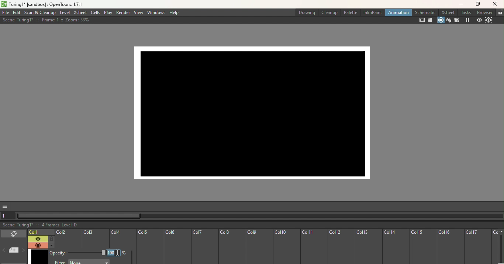 This screenshot has width=504, height=264. Describe the element at coordinates (46, 20) in the screenshot. I see `Scene: Turing1* :: Frame: 1 :: Zoom: 33%` at that location.